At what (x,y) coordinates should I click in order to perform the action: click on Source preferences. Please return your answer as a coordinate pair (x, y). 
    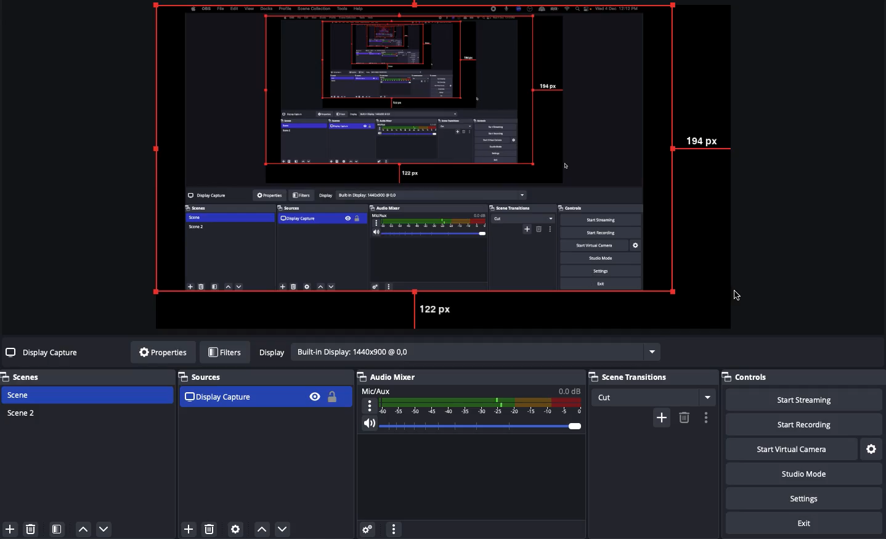
    Looking at the image, I should click on (237, 529).